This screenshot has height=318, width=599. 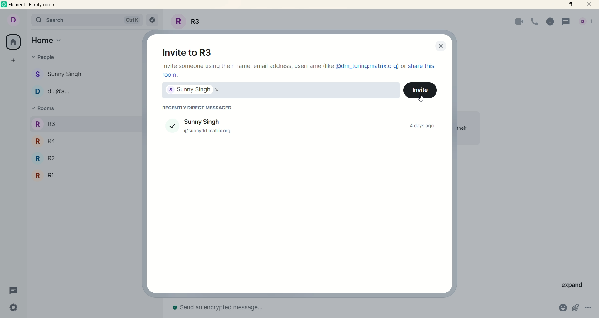 What do you see at coordinates (14, 291) in the screenshot?
I see `threads` at bounding box center [14, 291].